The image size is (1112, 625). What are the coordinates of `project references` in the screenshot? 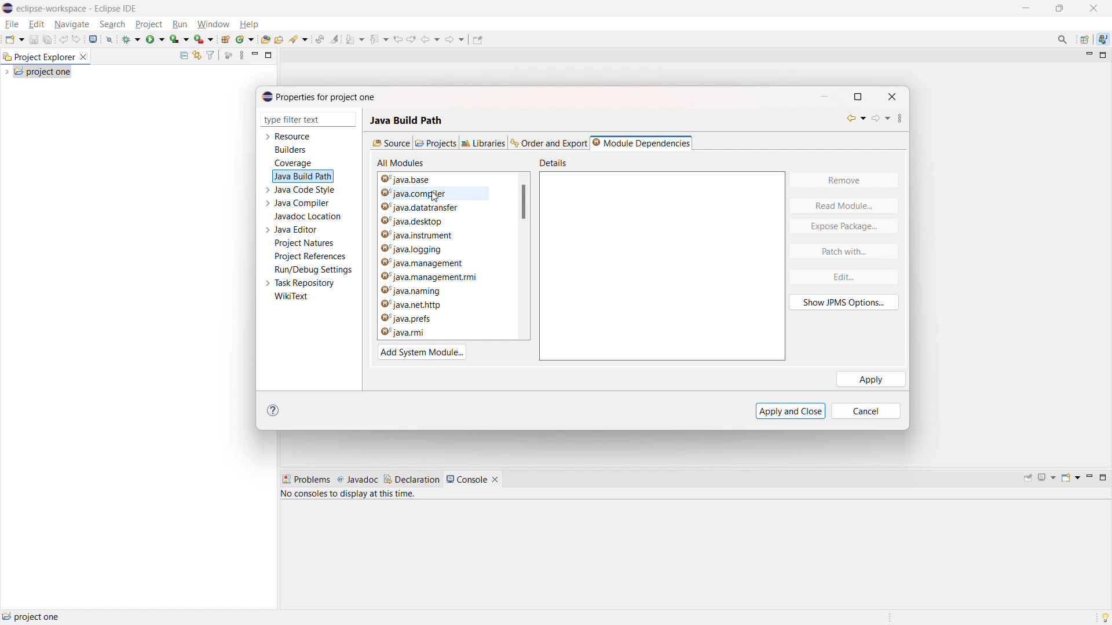 It's located at (310, 256).